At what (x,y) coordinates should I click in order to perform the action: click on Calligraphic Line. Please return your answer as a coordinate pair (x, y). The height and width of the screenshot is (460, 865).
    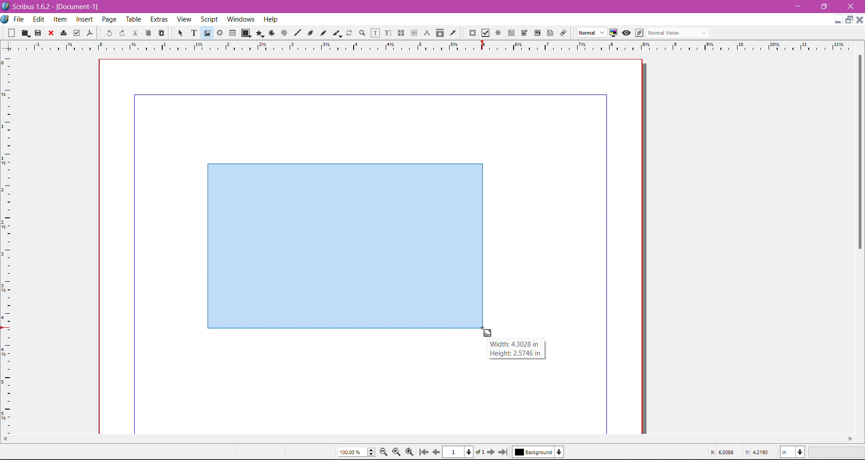
    Looking at the image, I should click on (337, 33).